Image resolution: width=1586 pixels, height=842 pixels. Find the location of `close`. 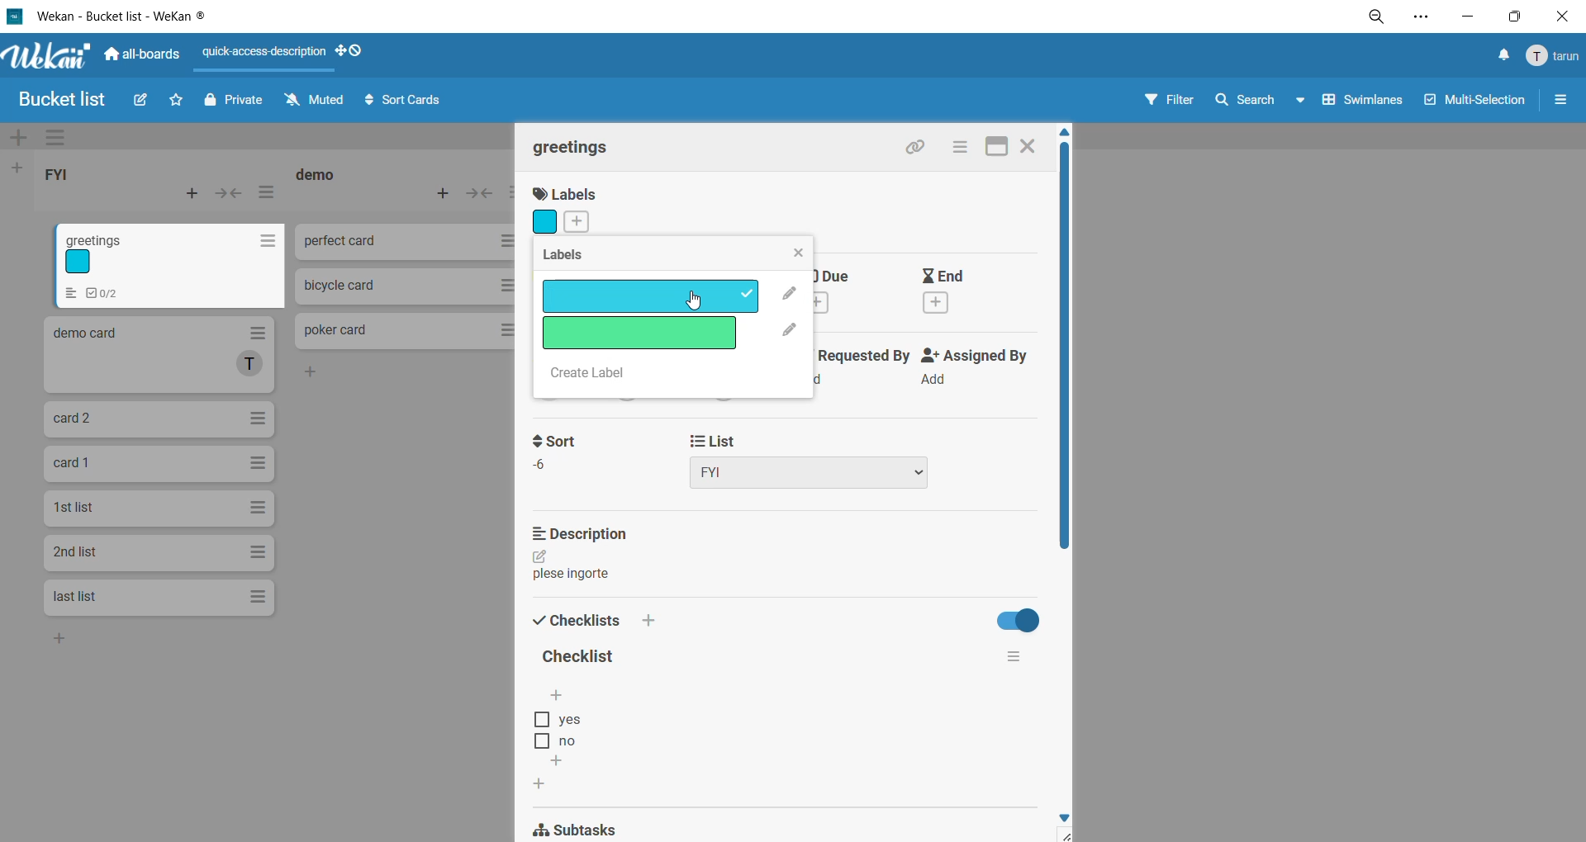

close is located at coordinates (801, 255).